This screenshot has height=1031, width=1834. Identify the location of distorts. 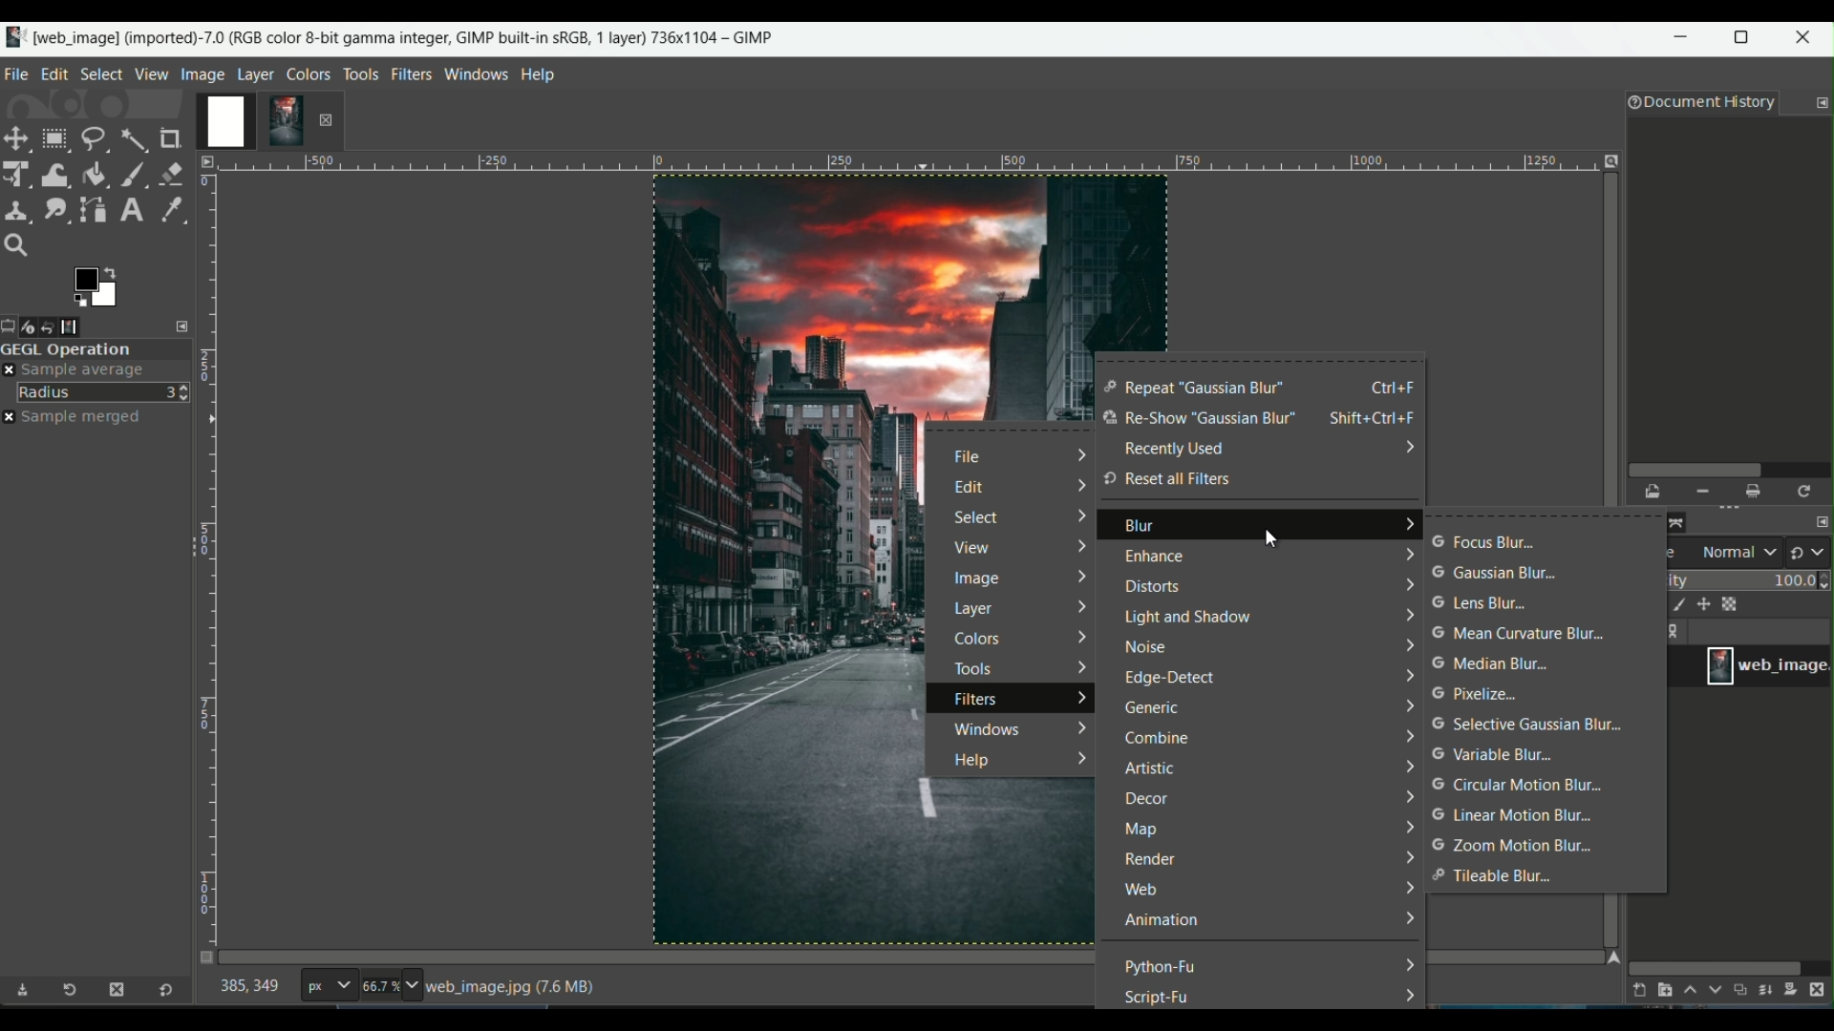
(1150, 586).